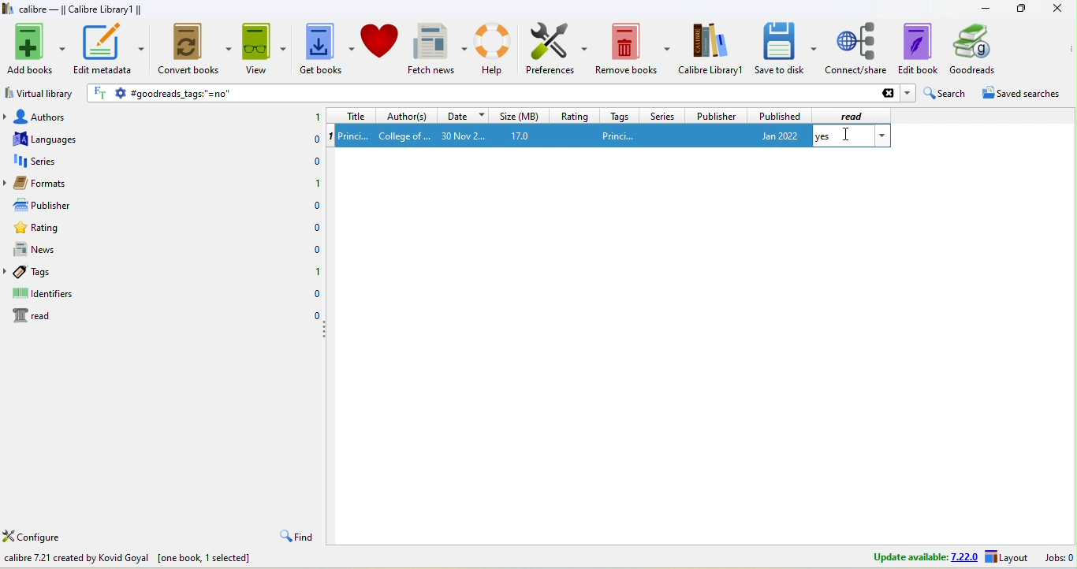 This screenshot has width=1077, height=569. What do you see at coordinates (317, 183) in the screenshot?
I see `1` at bounding box center [317, 183].